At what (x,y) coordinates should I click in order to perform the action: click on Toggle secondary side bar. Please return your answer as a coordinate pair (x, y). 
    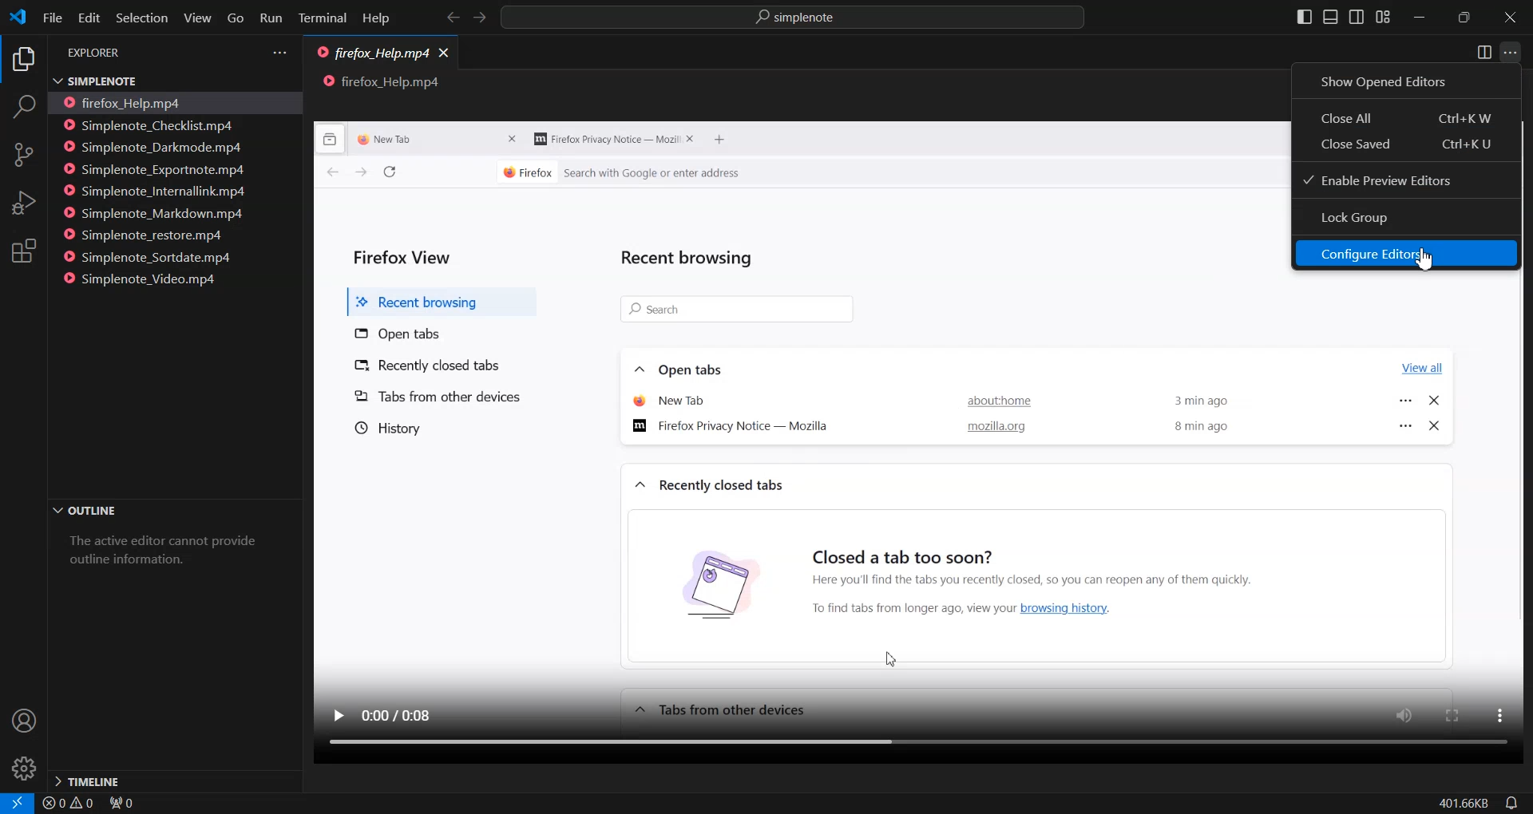
    Looking at the image, I should click on (1356, 17).